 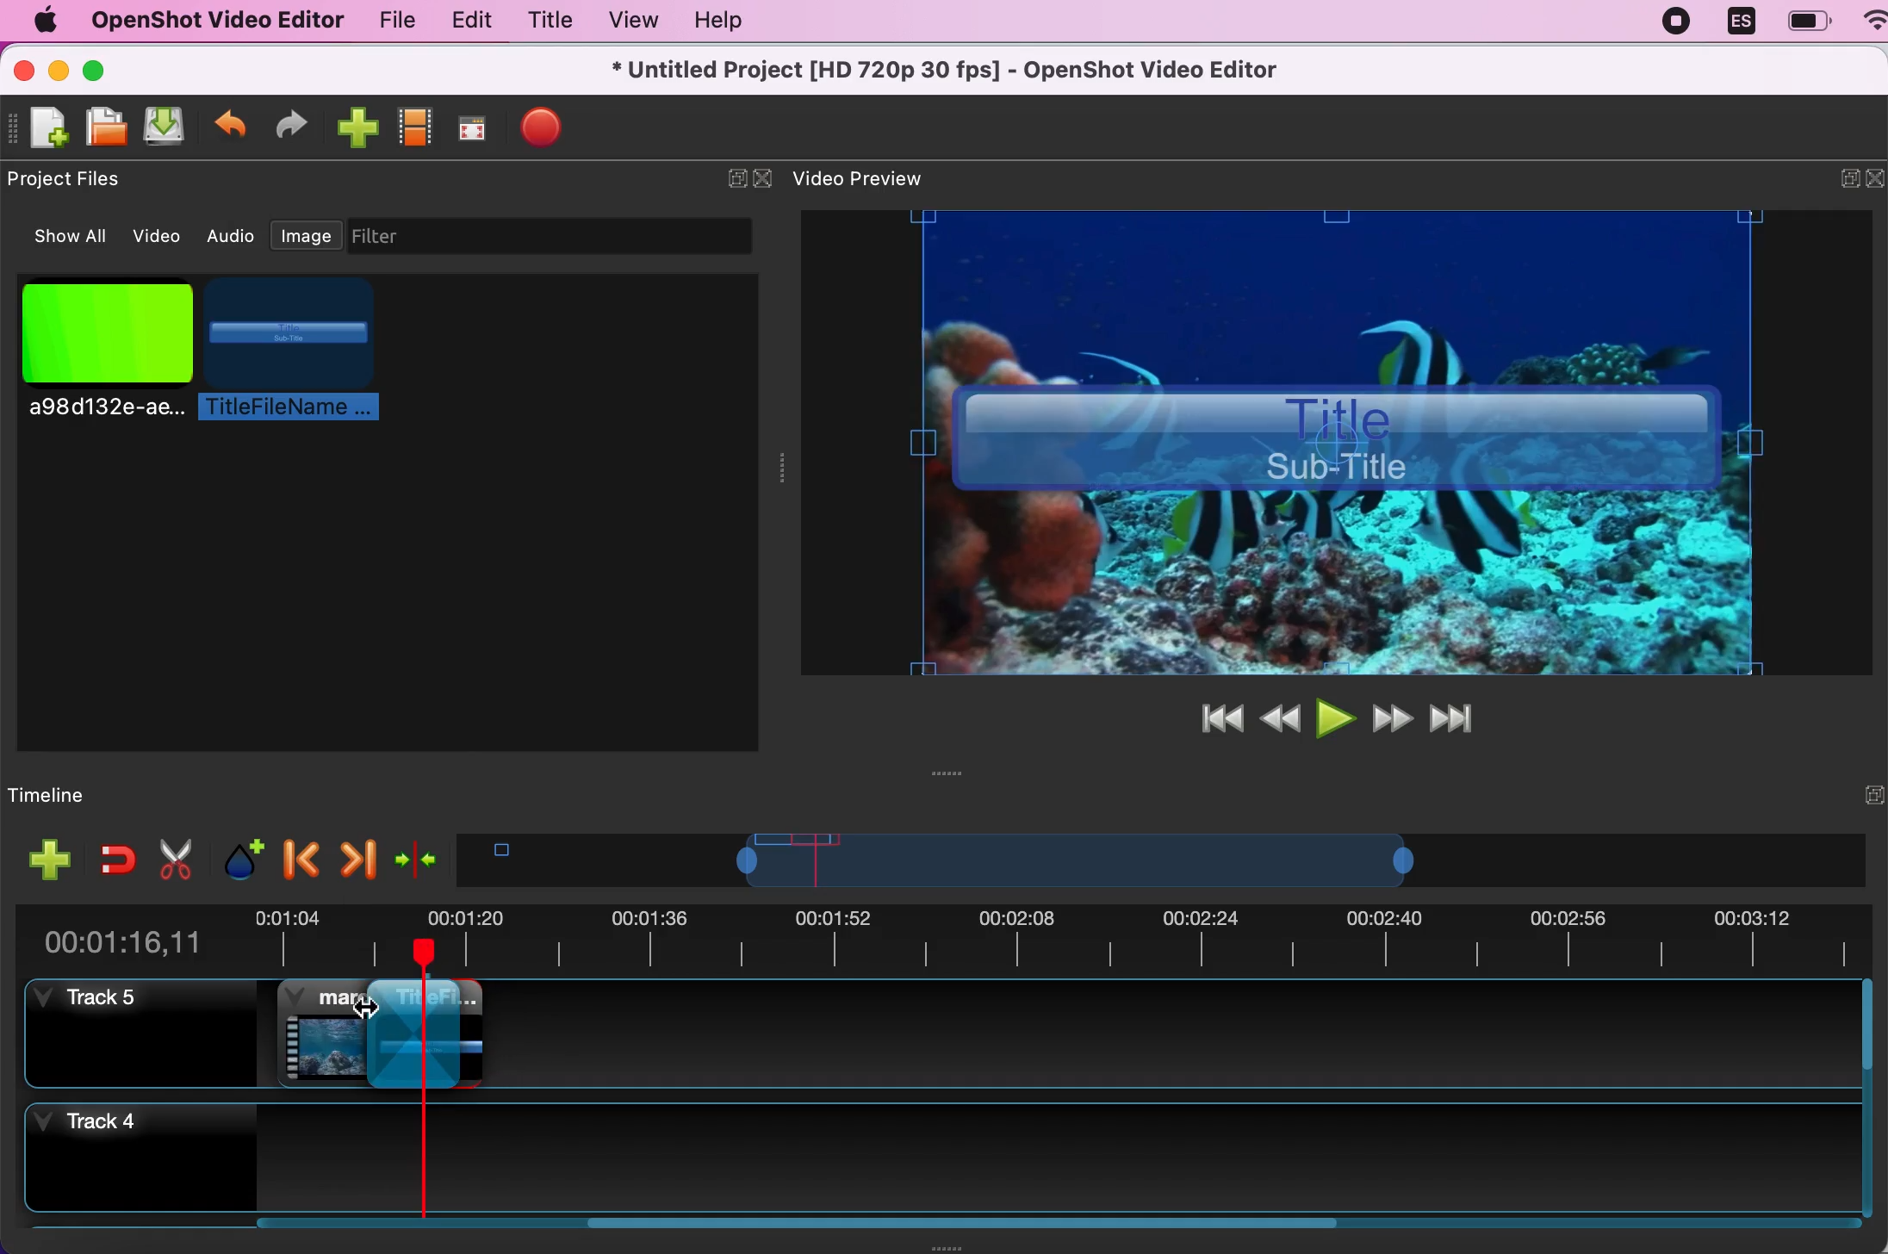 I want to click on recording stopped, so click(x=1678, y=25).